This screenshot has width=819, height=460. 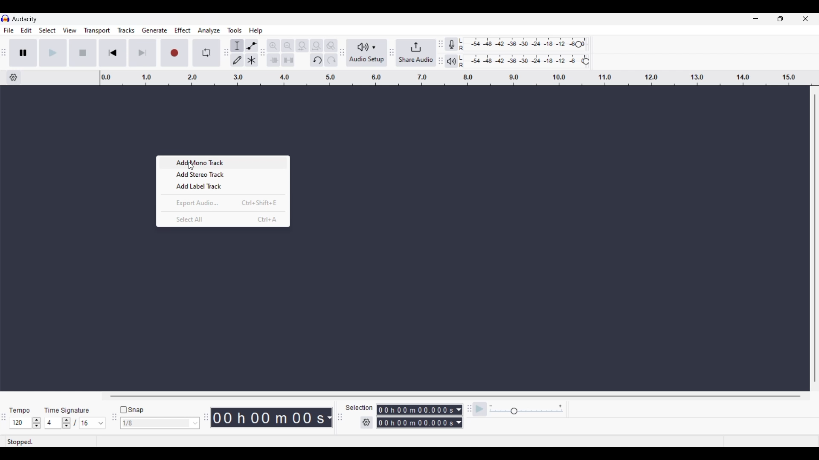 I want to click on Fit project to width, so click(x=317, y=46).